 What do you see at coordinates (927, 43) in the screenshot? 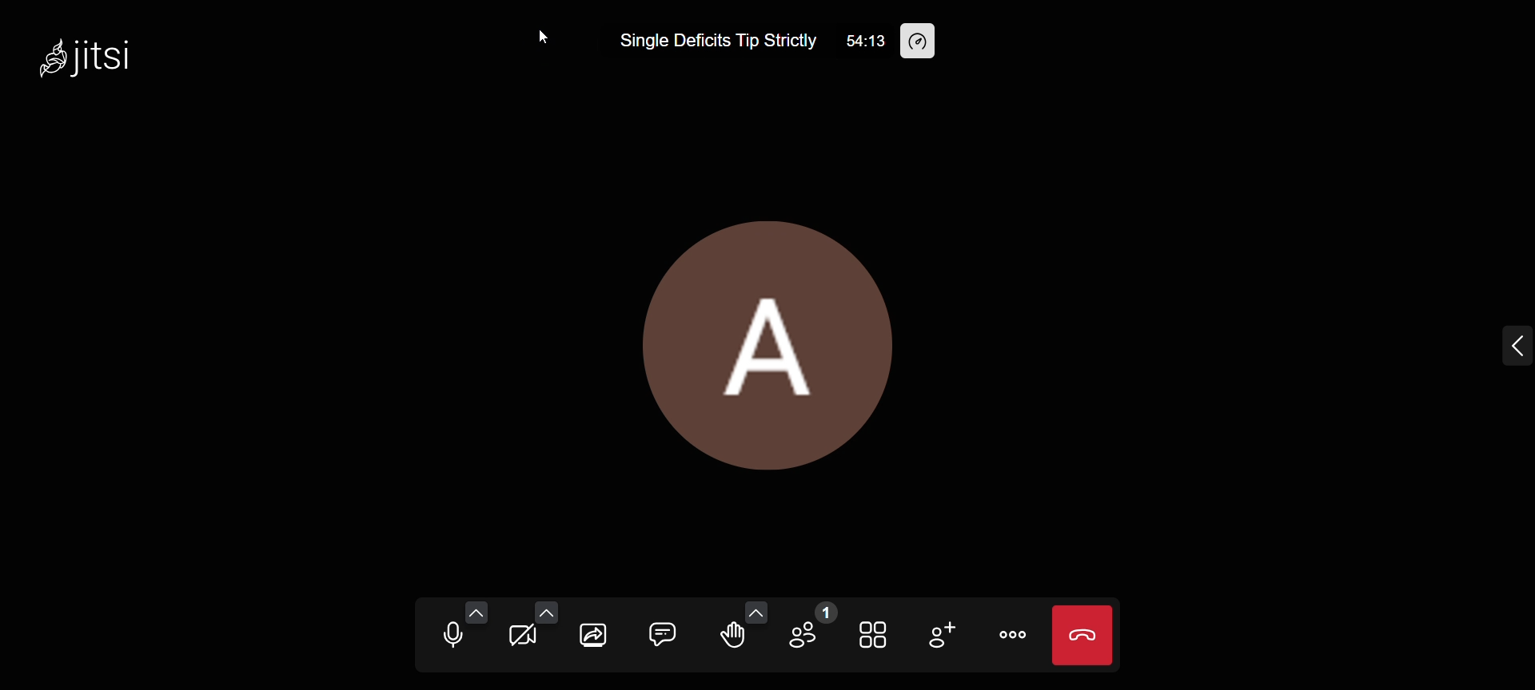
I see `performance setting` at bounding box center [927, 43].